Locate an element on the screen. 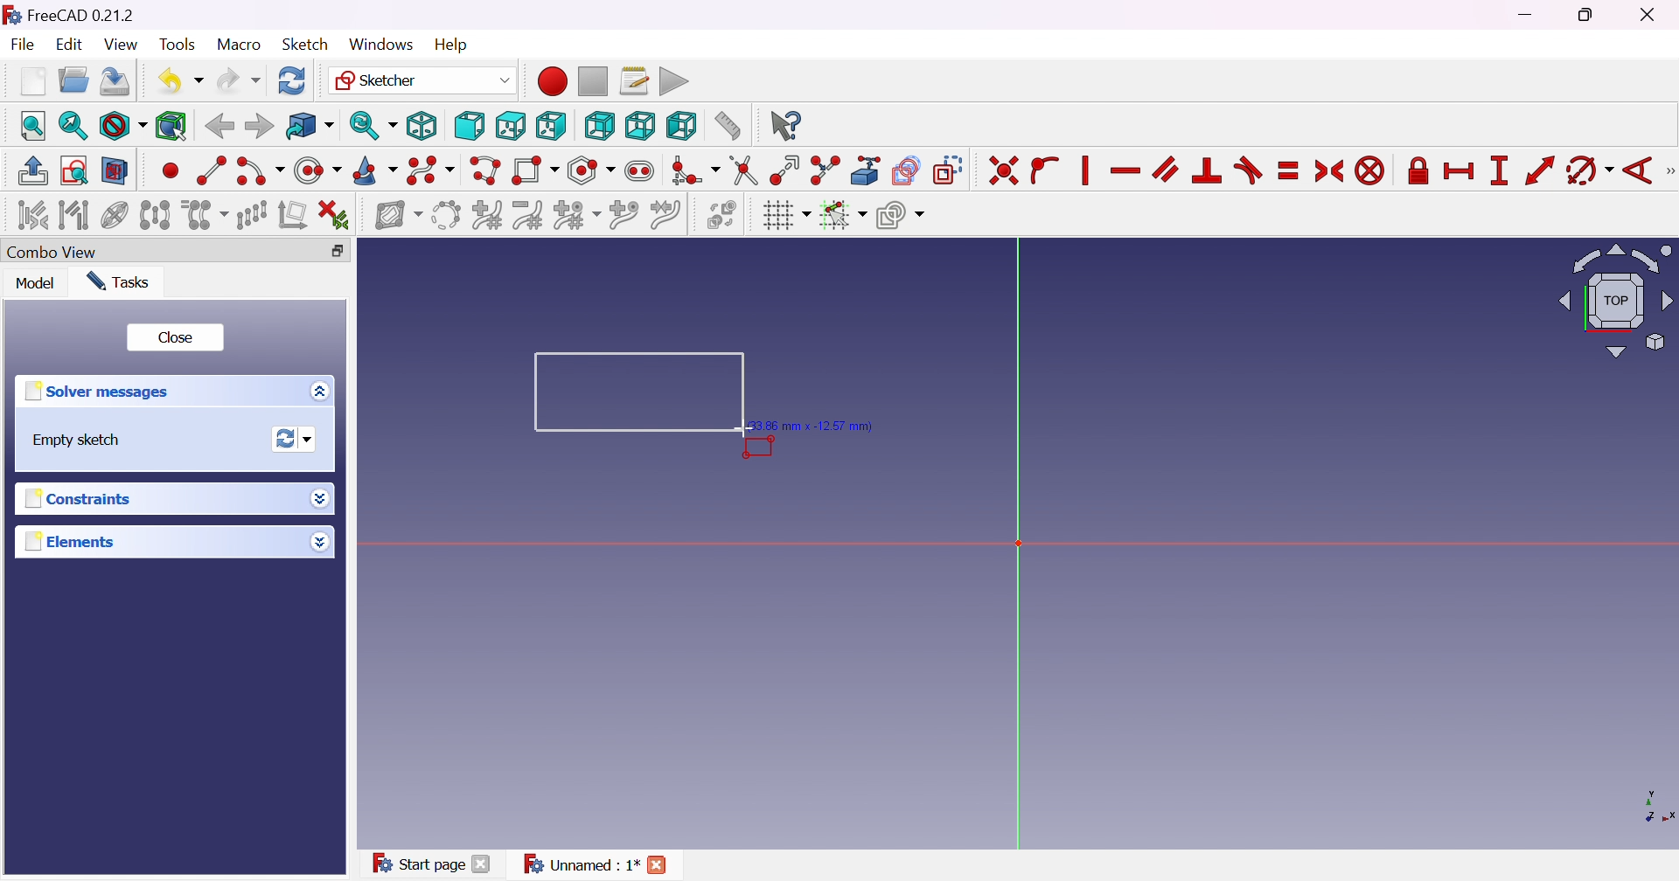 This screenshot has width=1679, height=881. Close is located at coordinates (178, 336).